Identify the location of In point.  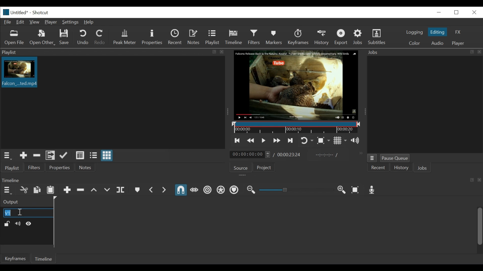
(327, 156).